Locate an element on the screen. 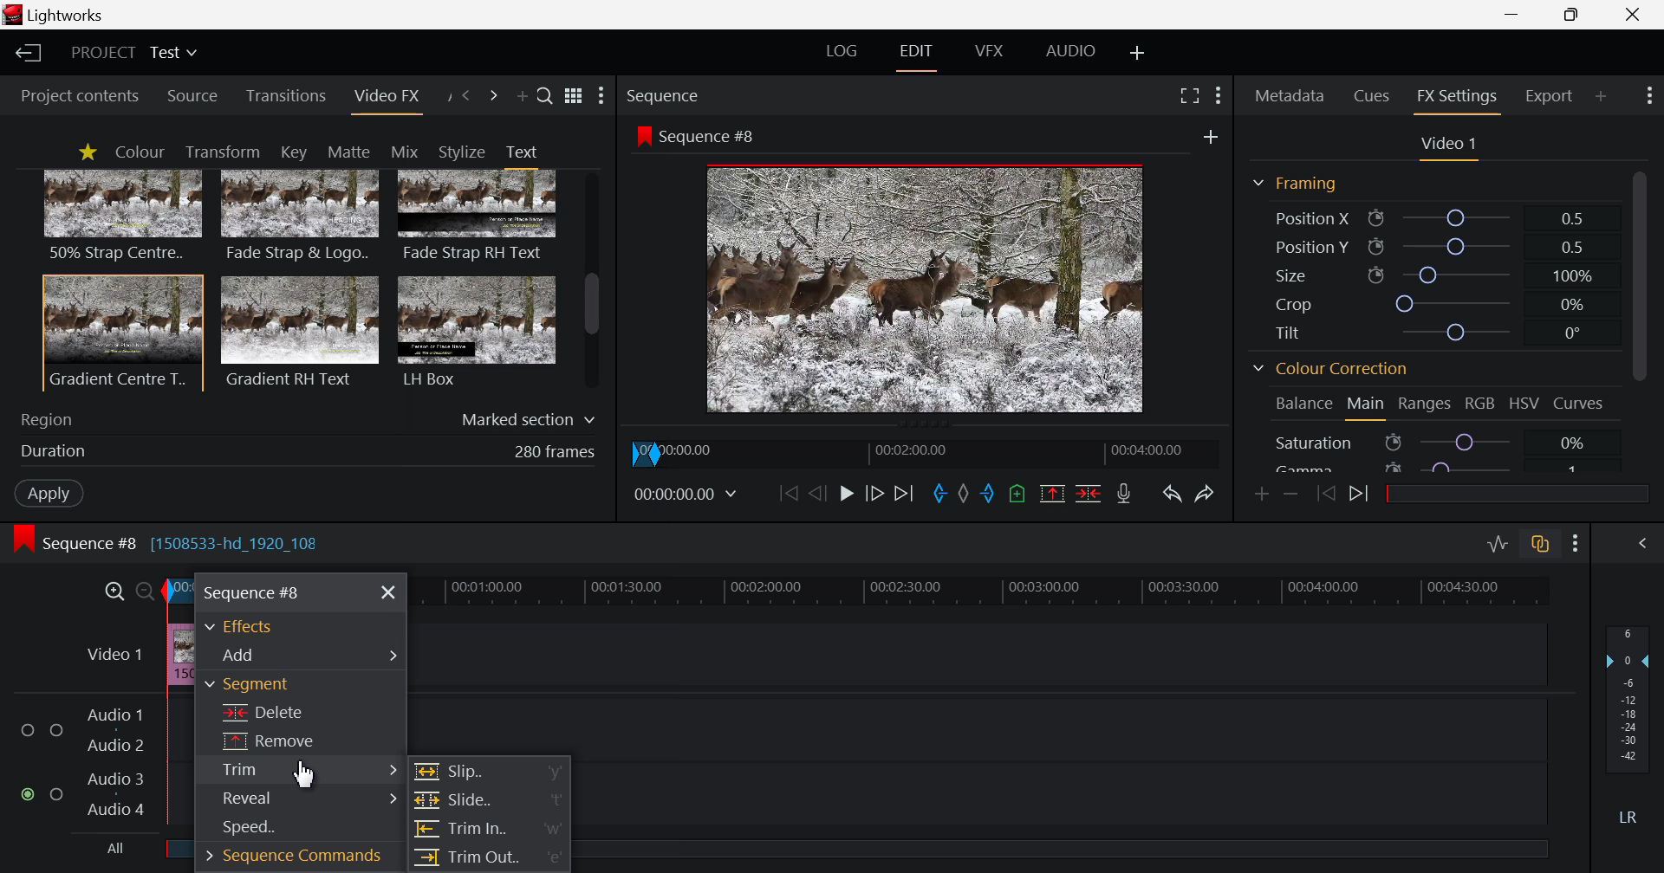 The image size is (1664, 873). Trim Out is located at coordinates (489, 860).